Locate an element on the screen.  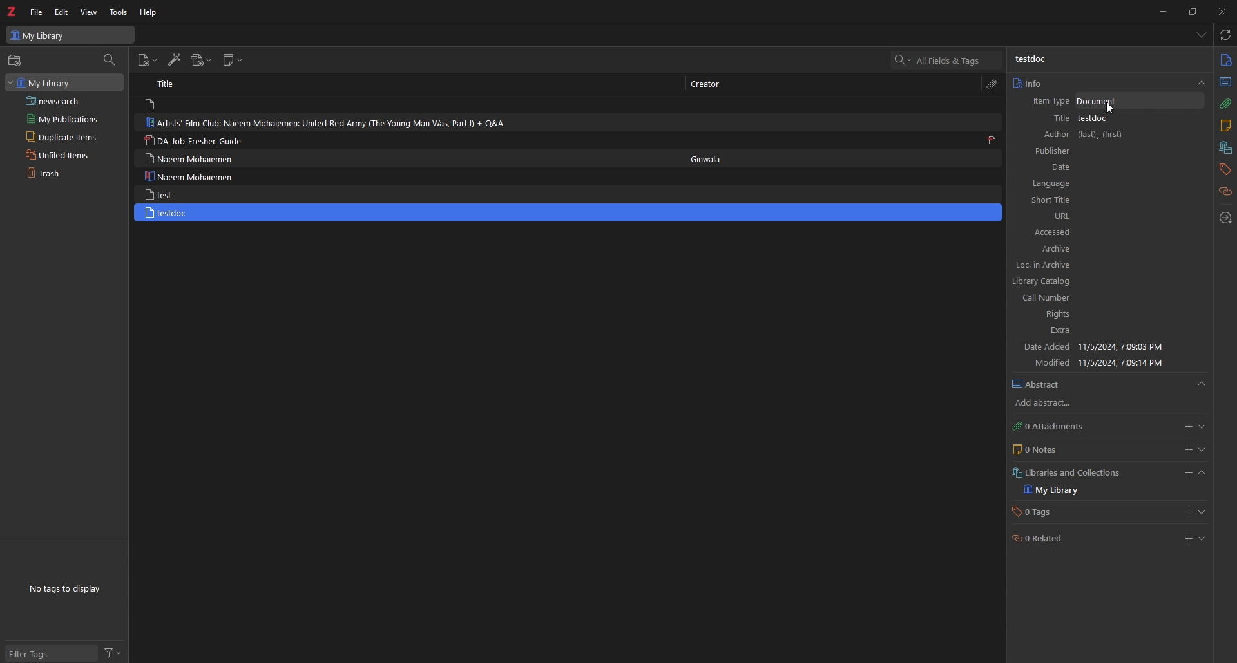
My Library is located at coordinates (64, 83).